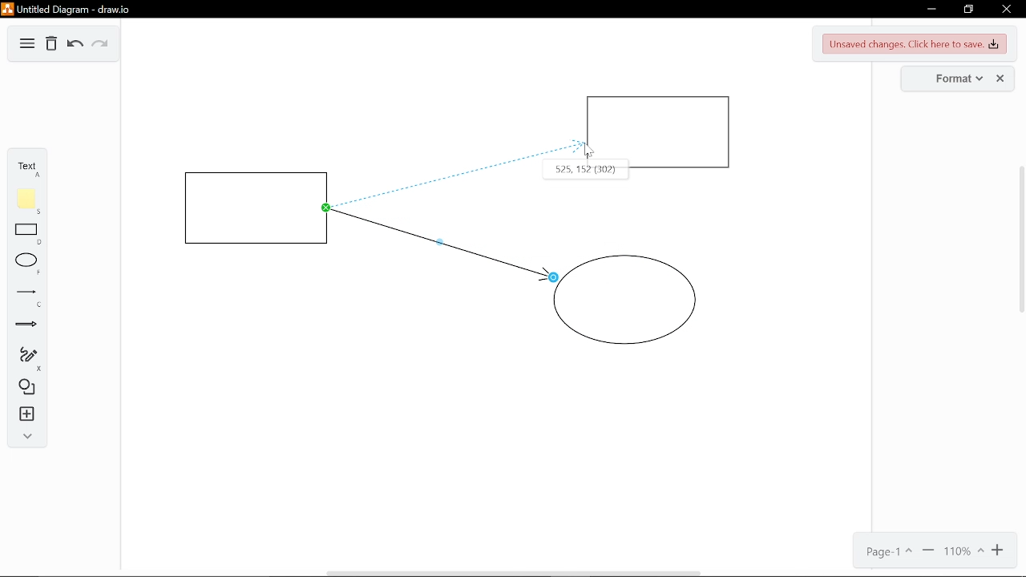 This screenshot has width=1026, height=577. Describe the element at coordinates (1001, 551) in the screenshot. I see `Zoom in` at that location.